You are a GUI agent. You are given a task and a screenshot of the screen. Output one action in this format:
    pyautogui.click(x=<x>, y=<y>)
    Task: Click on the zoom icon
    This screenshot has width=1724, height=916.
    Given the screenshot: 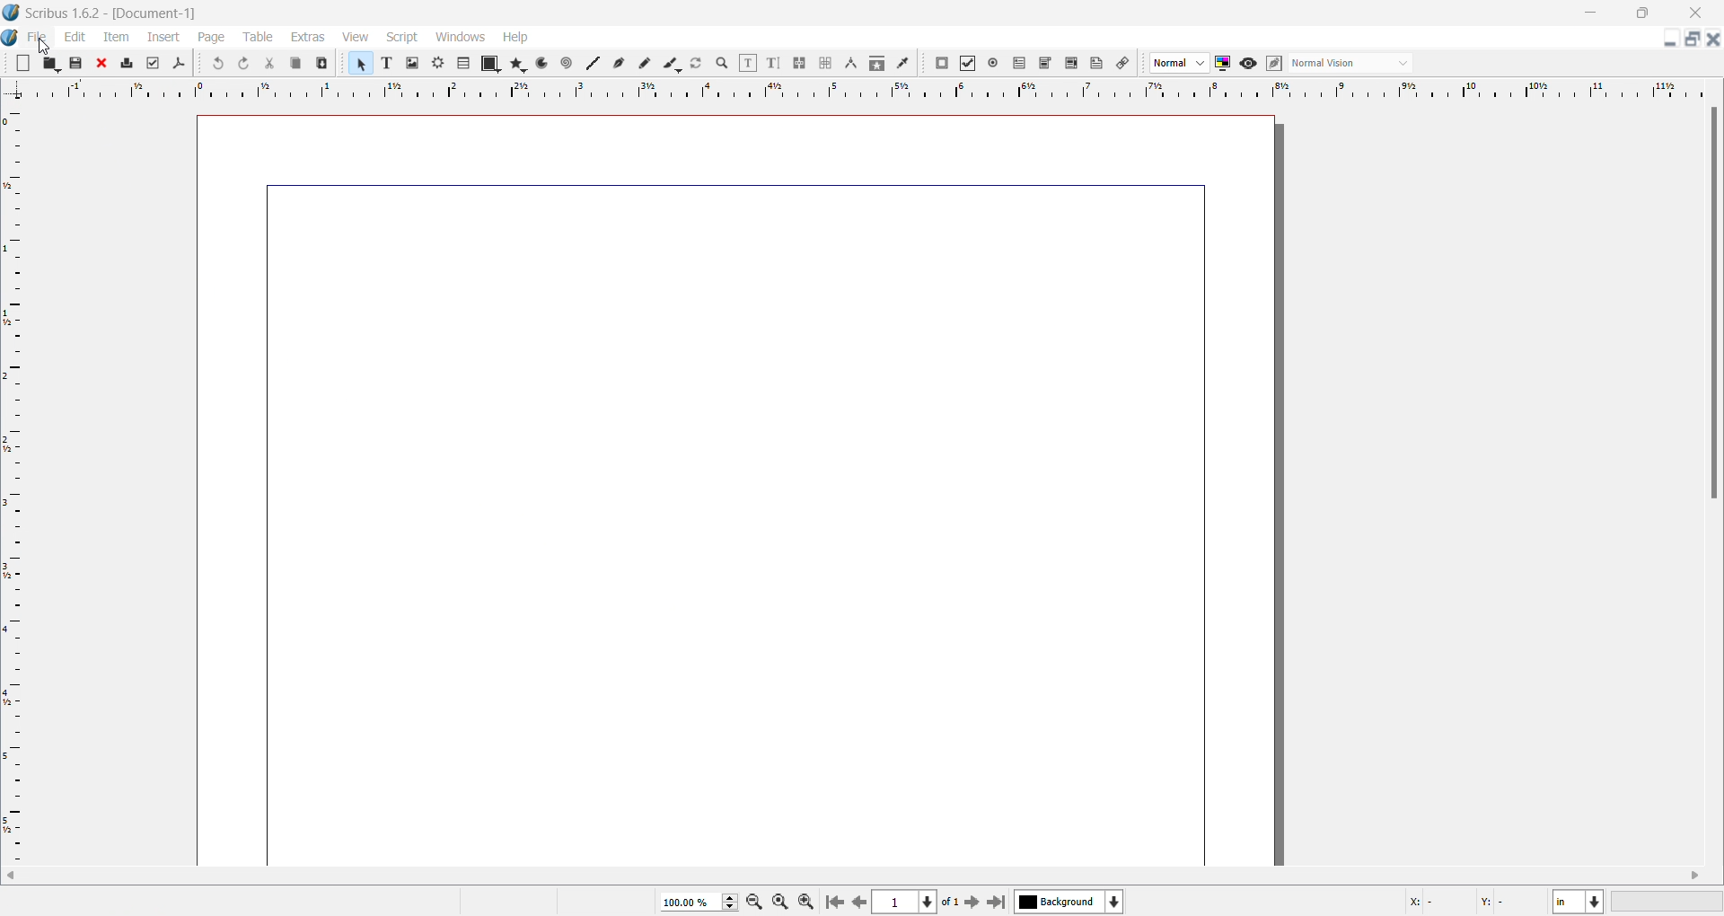 What is the action you would take?
    pyautogui.click(x=811, y=902)
    